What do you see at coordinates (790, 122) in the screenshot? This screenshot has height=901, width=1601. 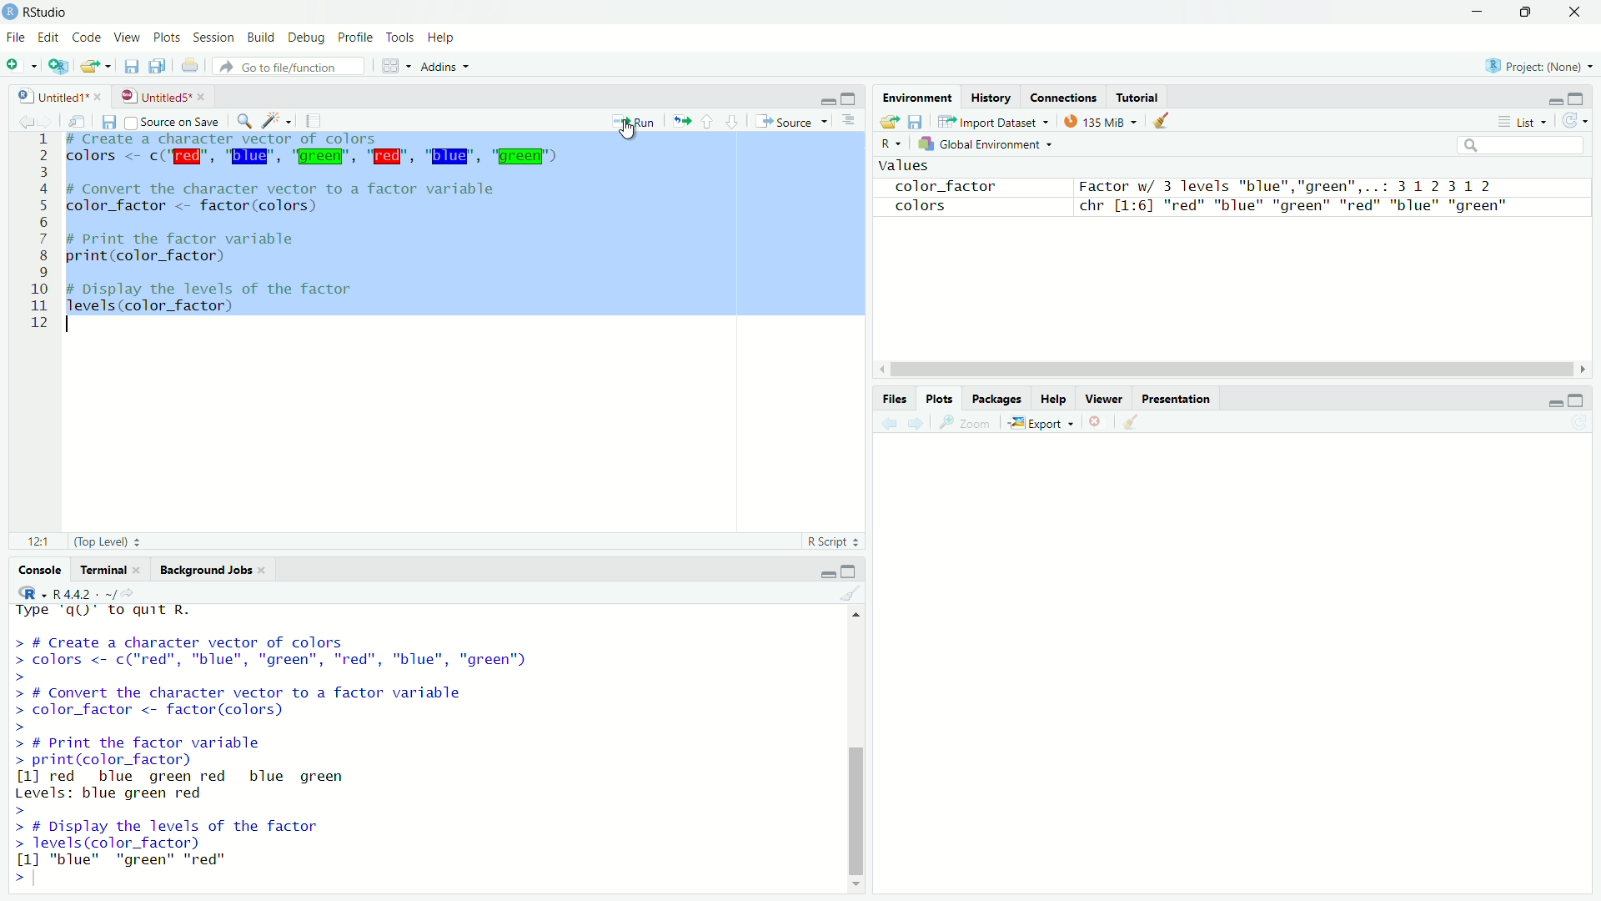 I see `source` at bounding box center [790, 122].